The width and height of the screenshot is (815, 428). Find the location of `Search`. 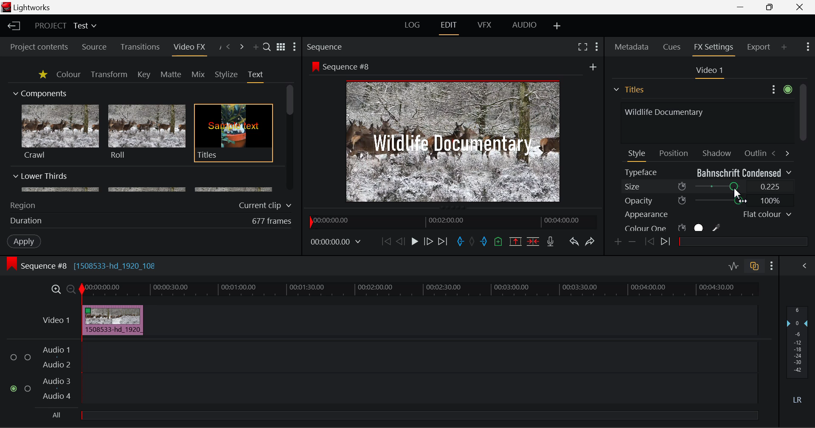

Search is located at coordinates (267, 46).